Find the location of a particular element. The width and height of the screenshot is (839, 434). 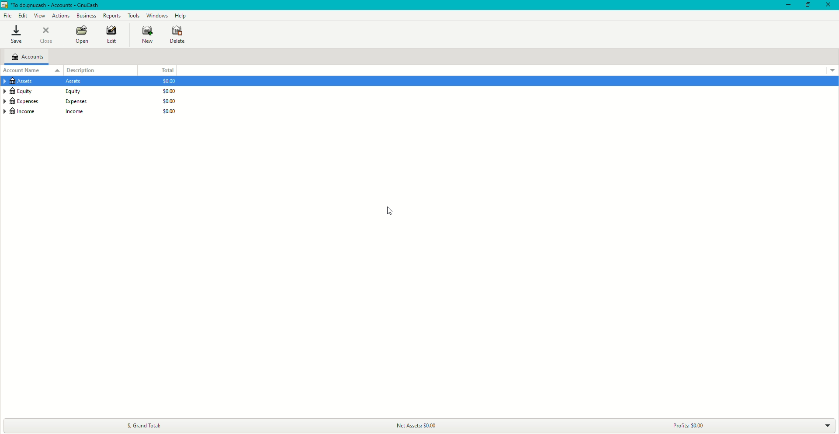

Delete is located at coordinates (177, 34).